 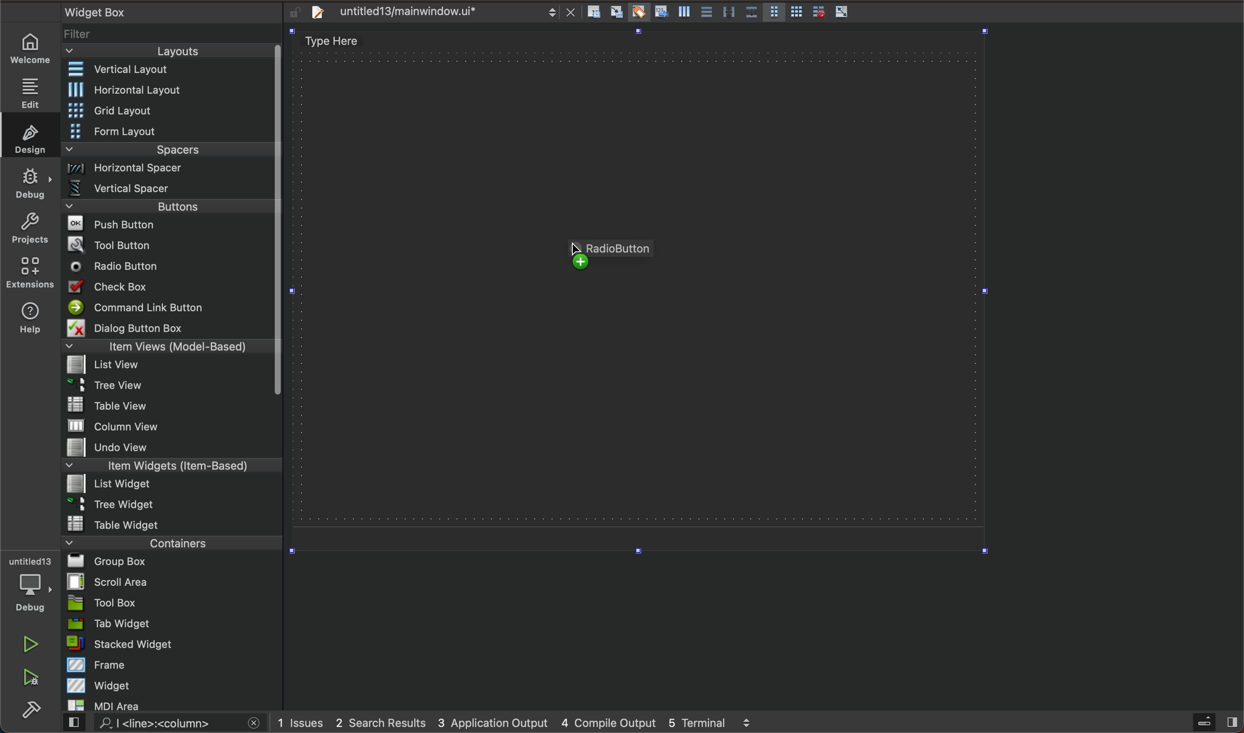 I want to click on item views, so click(x=166, y=348).